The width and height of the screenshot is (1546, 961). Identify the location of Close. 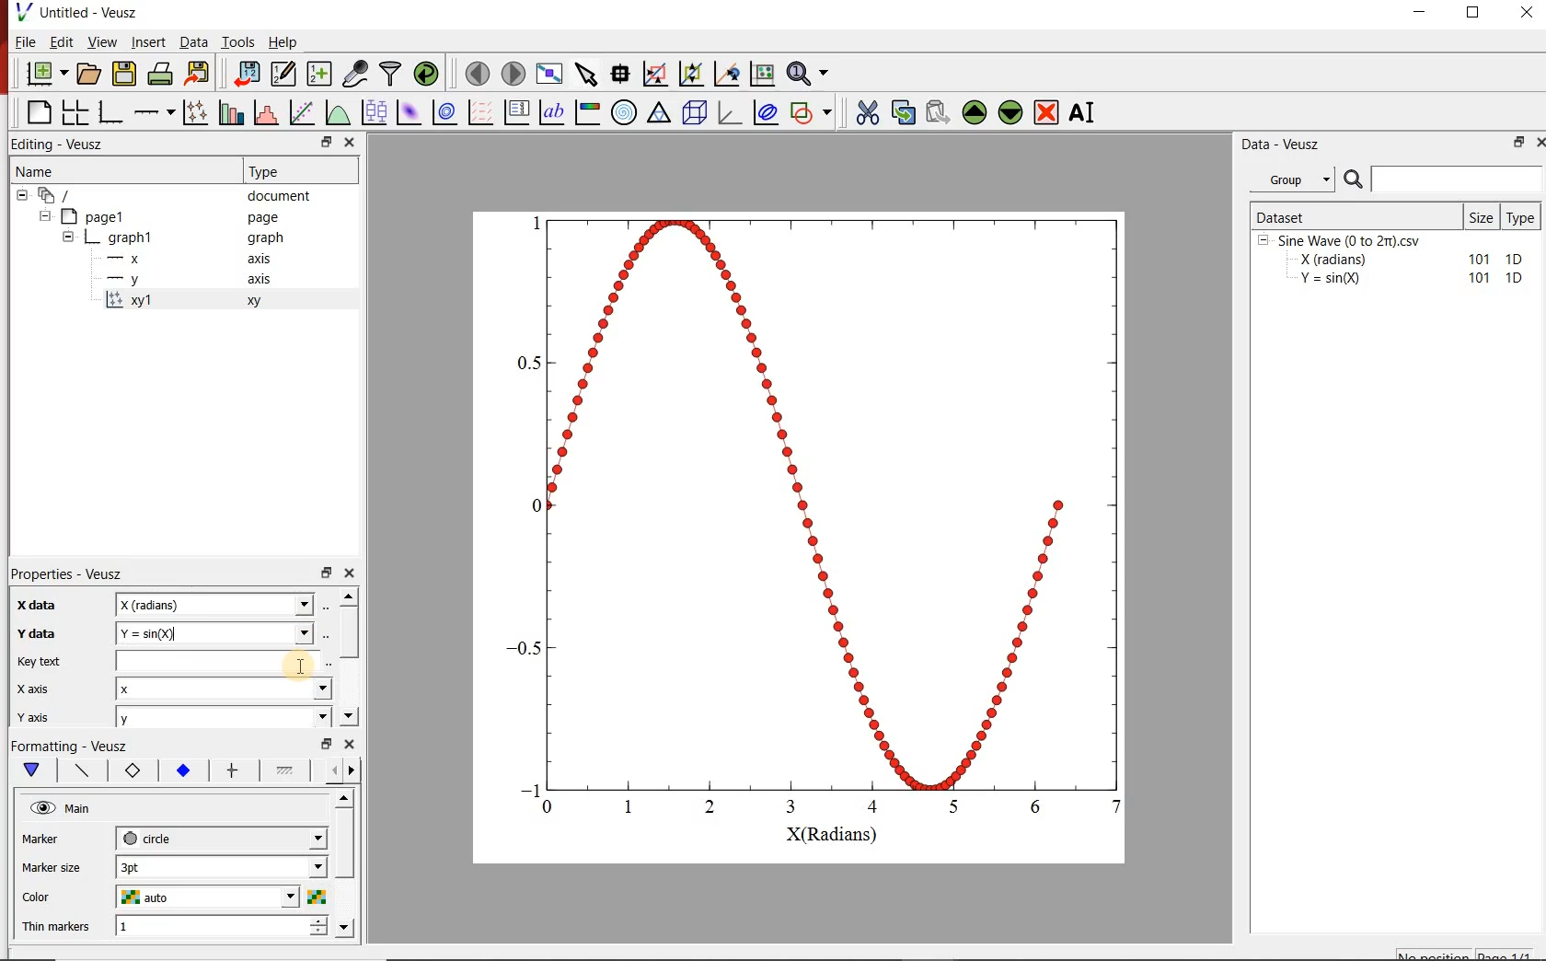
(1537, 145).